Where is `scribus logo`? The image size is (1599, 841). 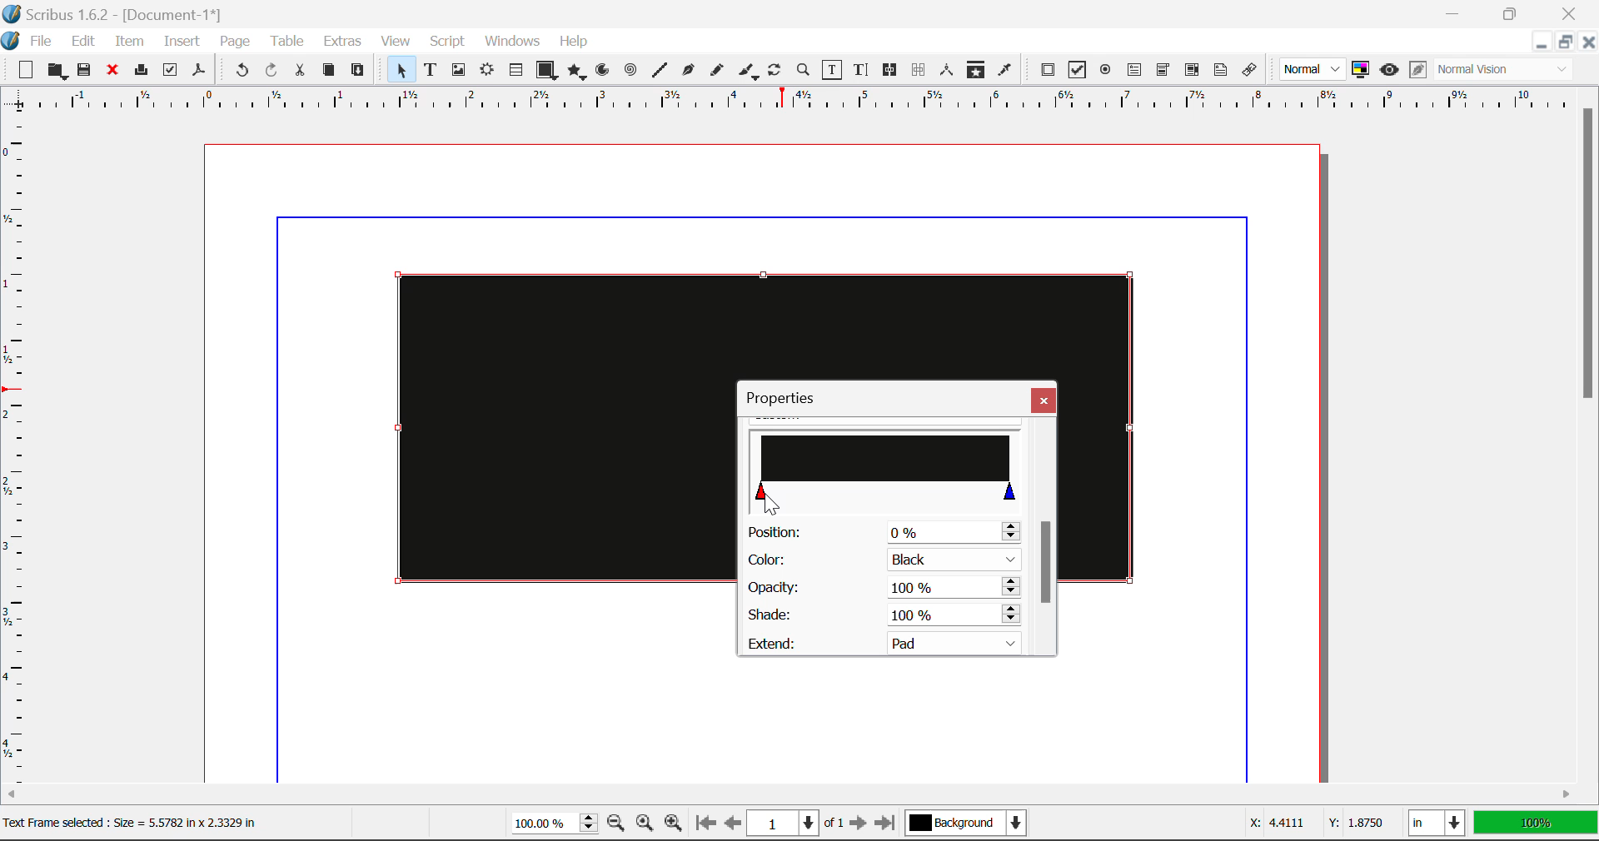 scribus logo is located at coordinates (13, 40).